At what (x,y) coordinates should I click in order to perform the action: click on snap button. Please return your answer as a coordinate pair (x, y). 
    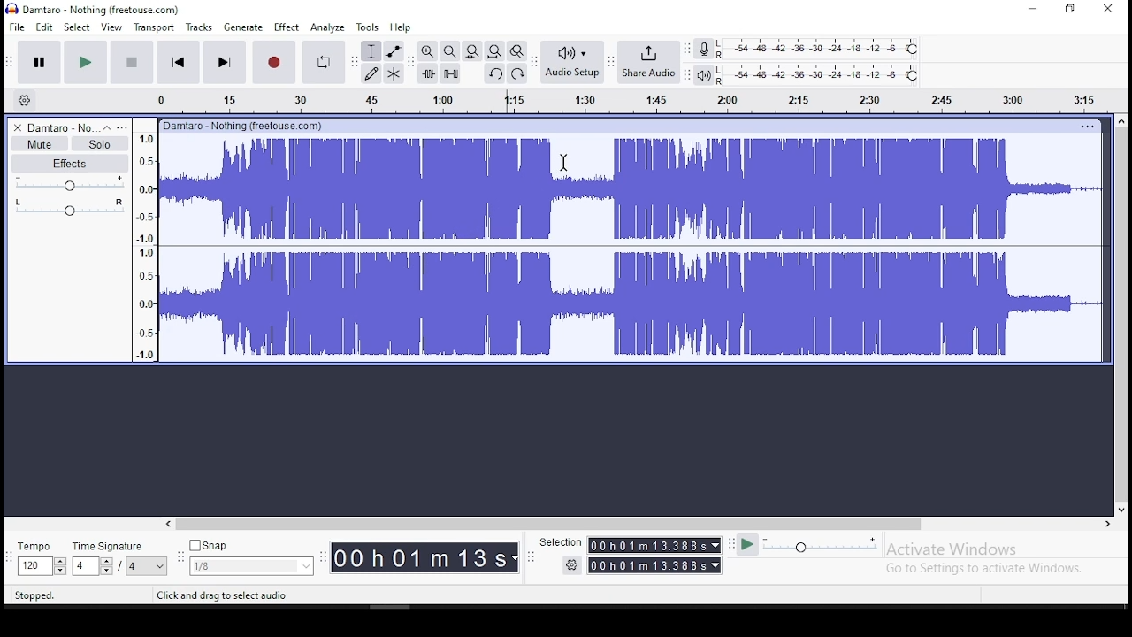
    Looking at the image, I should click on (208, 545).